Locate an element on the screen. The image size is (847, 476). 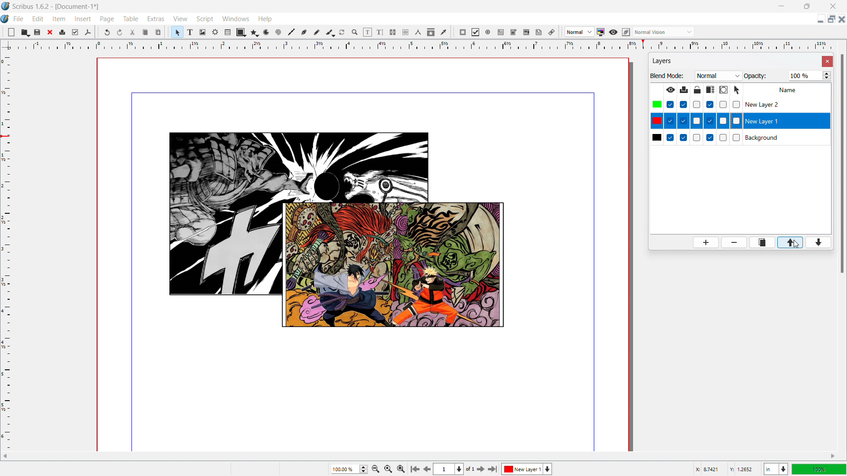
toggle color management system is located at coordinates (600, 32).